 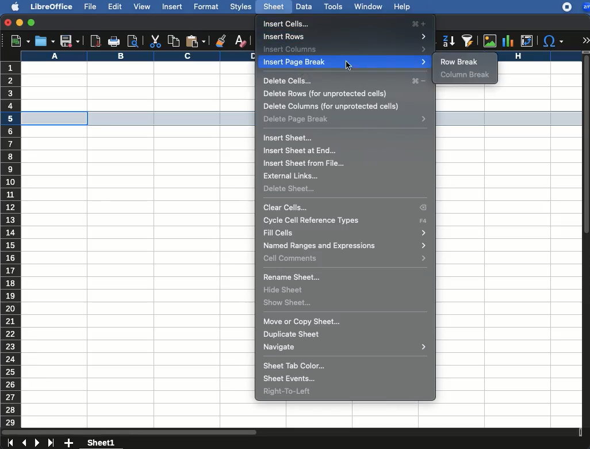 I want to click on image, so click(x=490, y=41).